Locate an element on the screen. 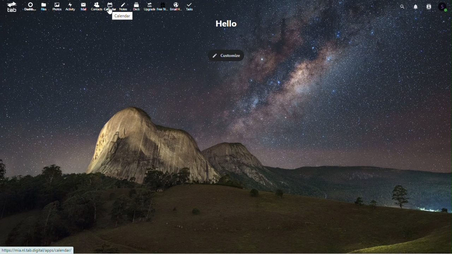  Email hosting is located at coordinates (176, 5).